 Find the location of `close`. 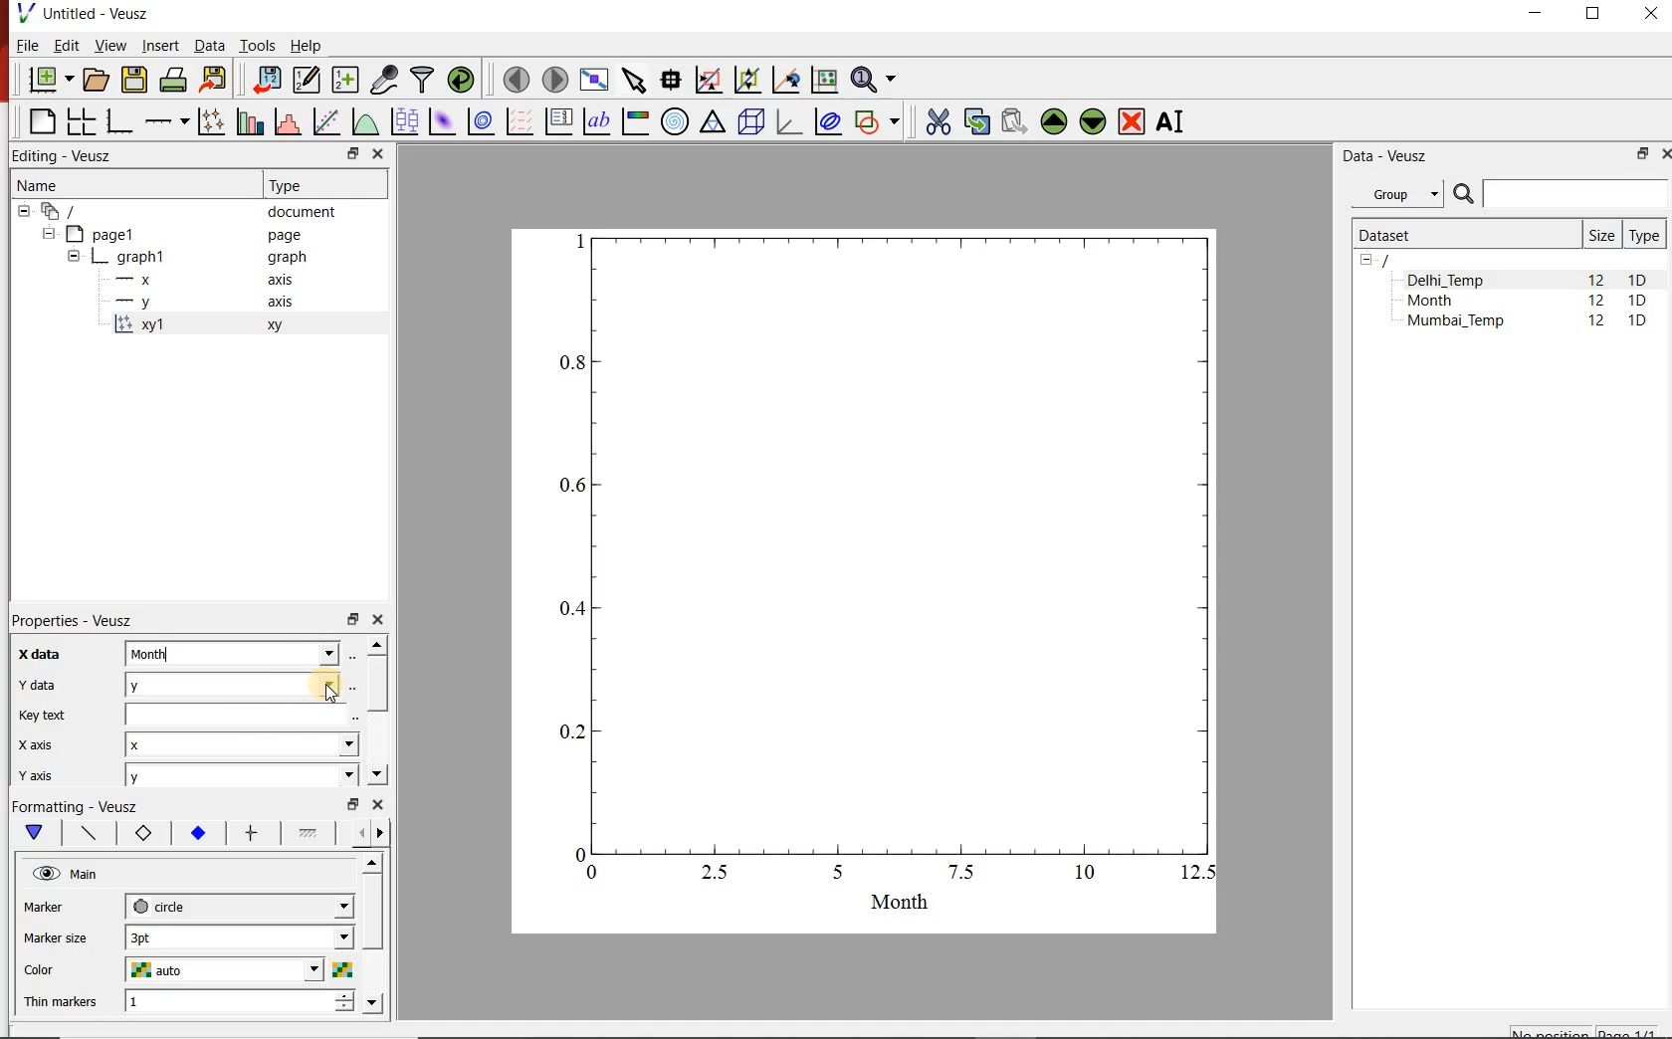

close is located at coordinates (376, 620).